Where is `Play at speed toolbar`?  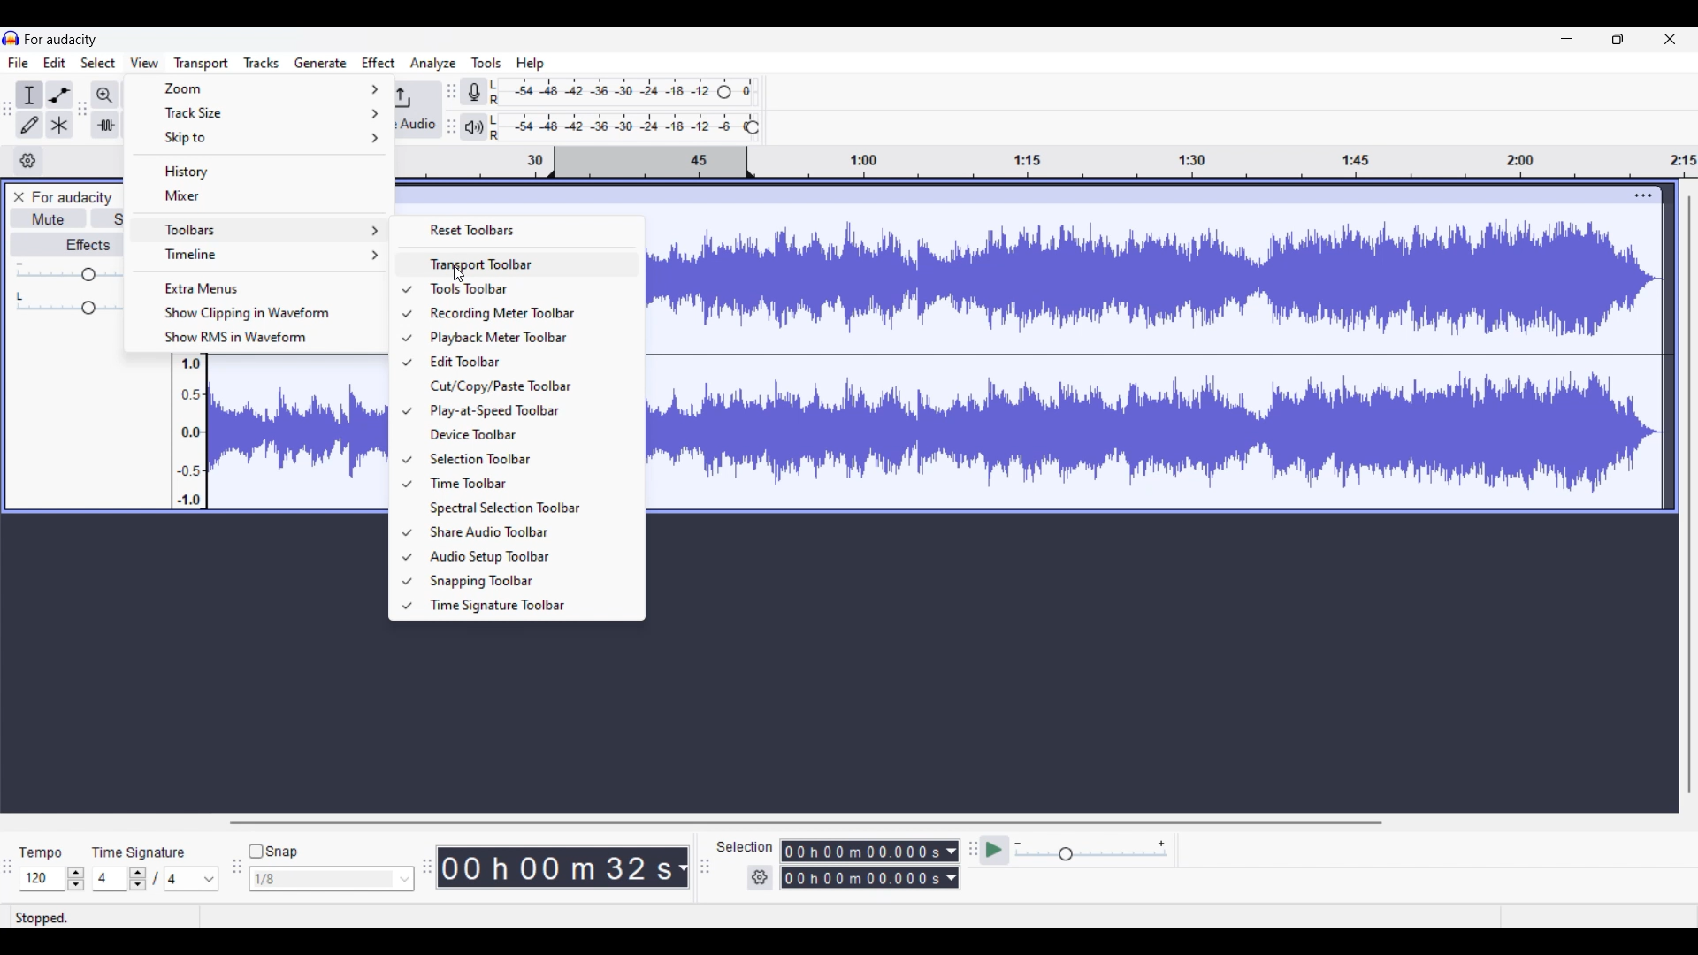
Play at speed toolbar is located at coordinates (527, 412).